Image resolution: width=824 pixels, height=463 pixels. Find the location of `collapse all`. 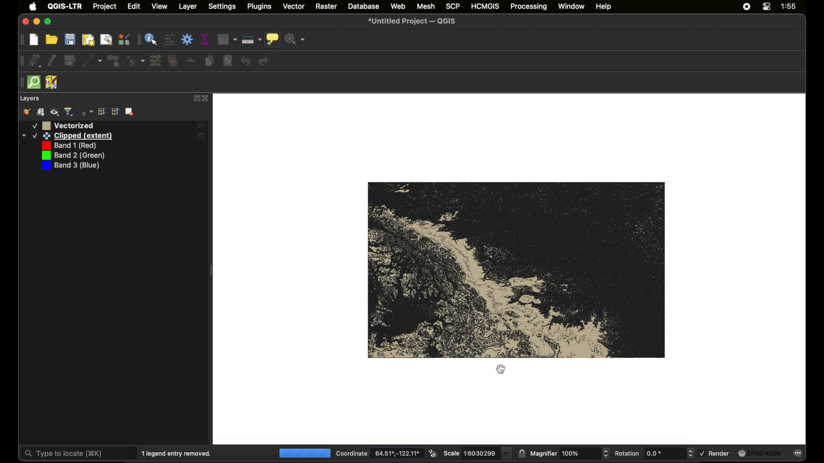

collapse all is located at coordinates (102, 111).